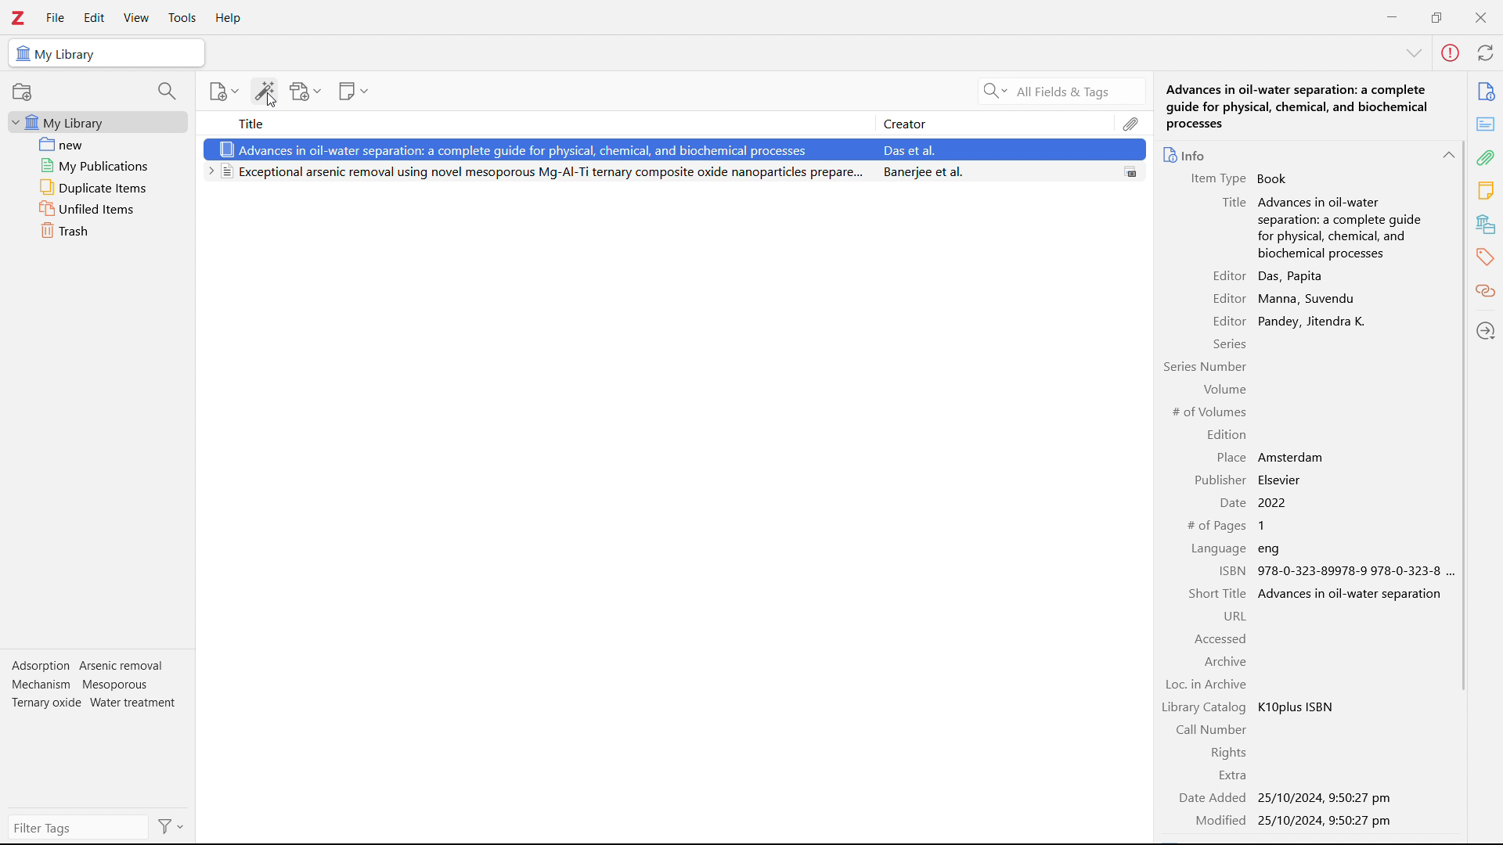 The height and width of the screenshot is (845, 1503). What do you see at coordinates (54, 18) in the screenshot?
I see `file` at bounding box center [54, 18].